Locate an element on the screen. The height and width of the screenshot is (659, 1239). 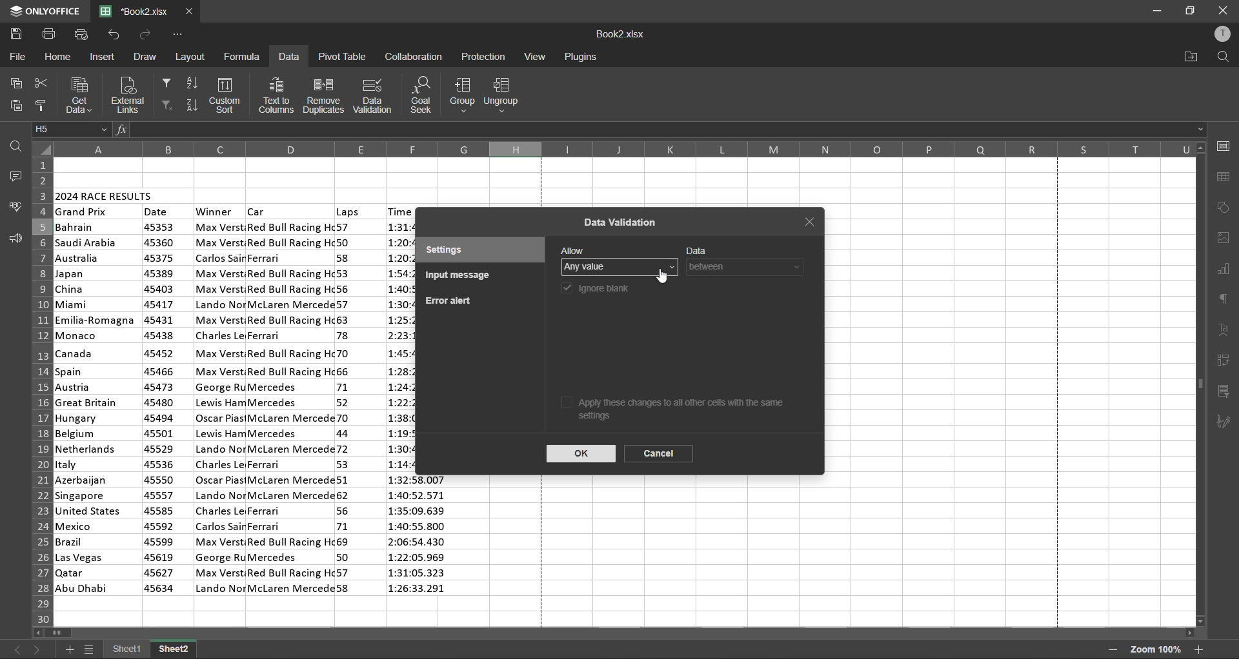
protection is located at coordinates (485, 57).